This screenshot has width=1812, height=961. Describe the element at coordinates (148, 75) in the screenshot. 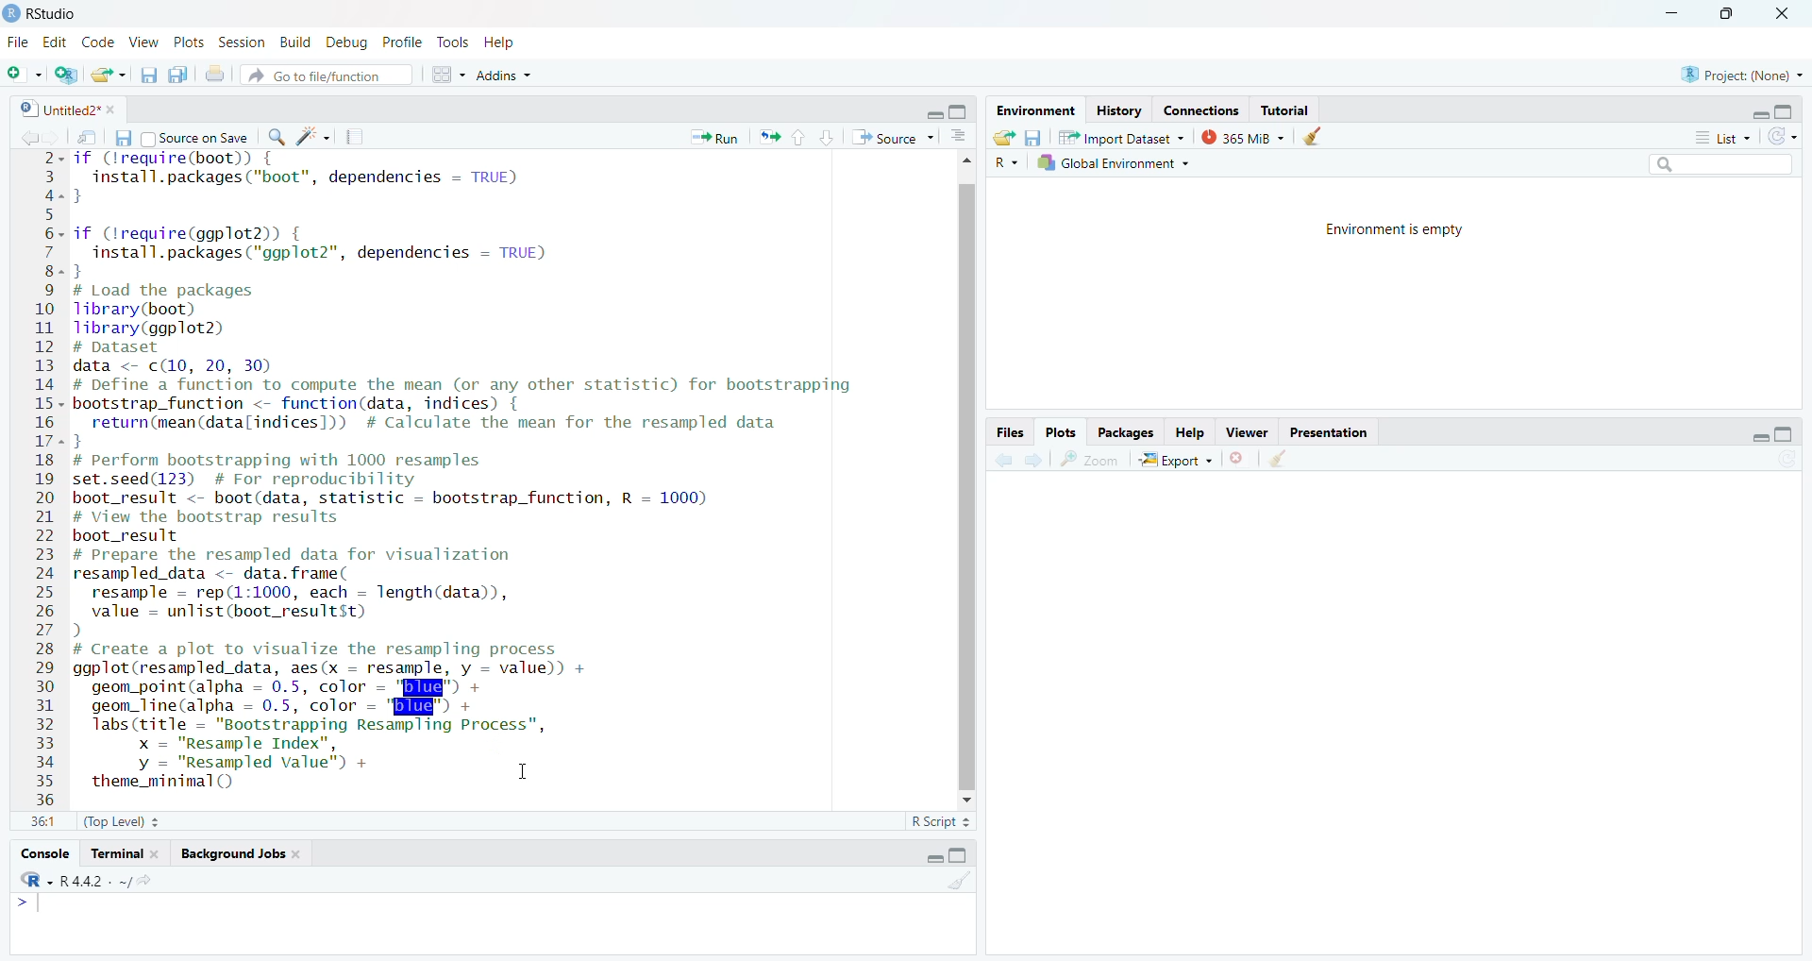

I see `save current document` at that location.